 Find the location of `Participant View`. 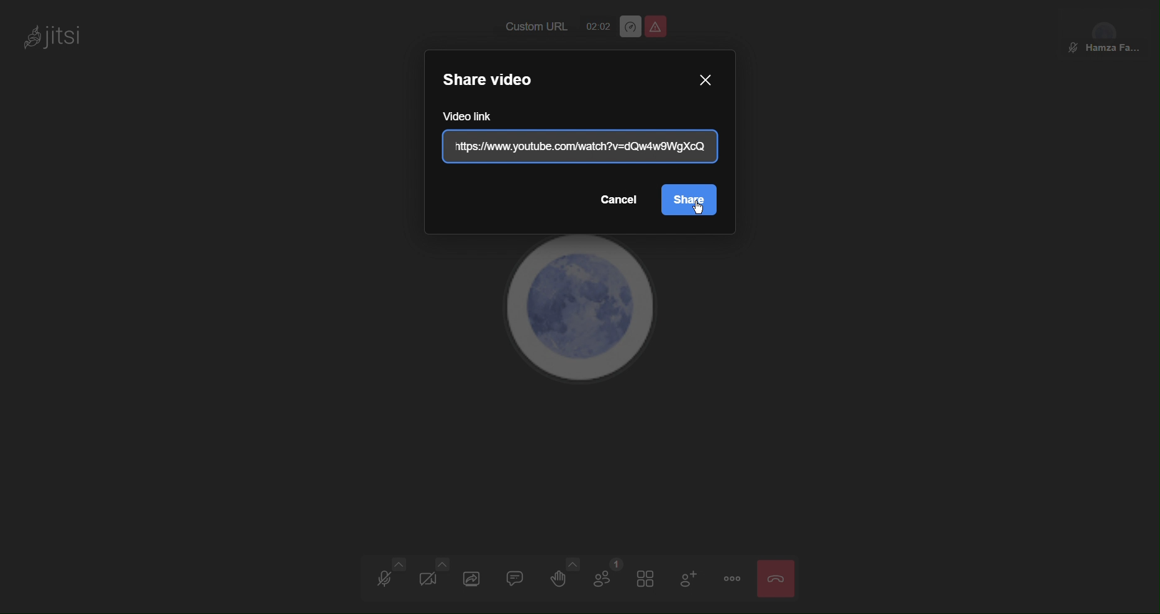

Participant View is located at coordinates (1105, 33).